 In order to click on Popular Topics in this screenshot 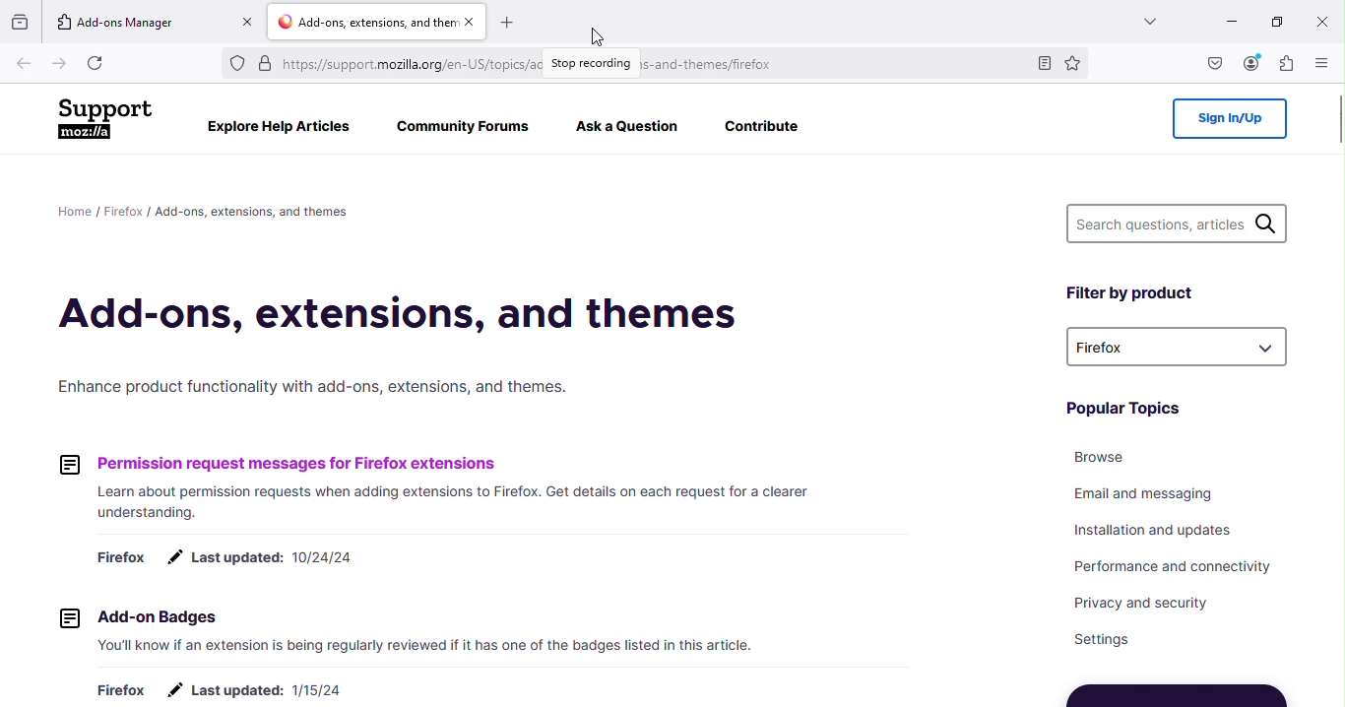, I will do `click(1117, 410)`.